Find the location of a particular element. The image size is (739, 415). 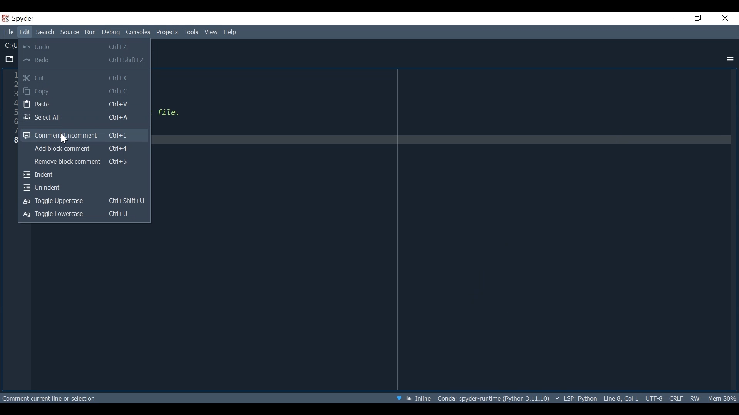

Memory Usage is located at coordinates (722, 397).